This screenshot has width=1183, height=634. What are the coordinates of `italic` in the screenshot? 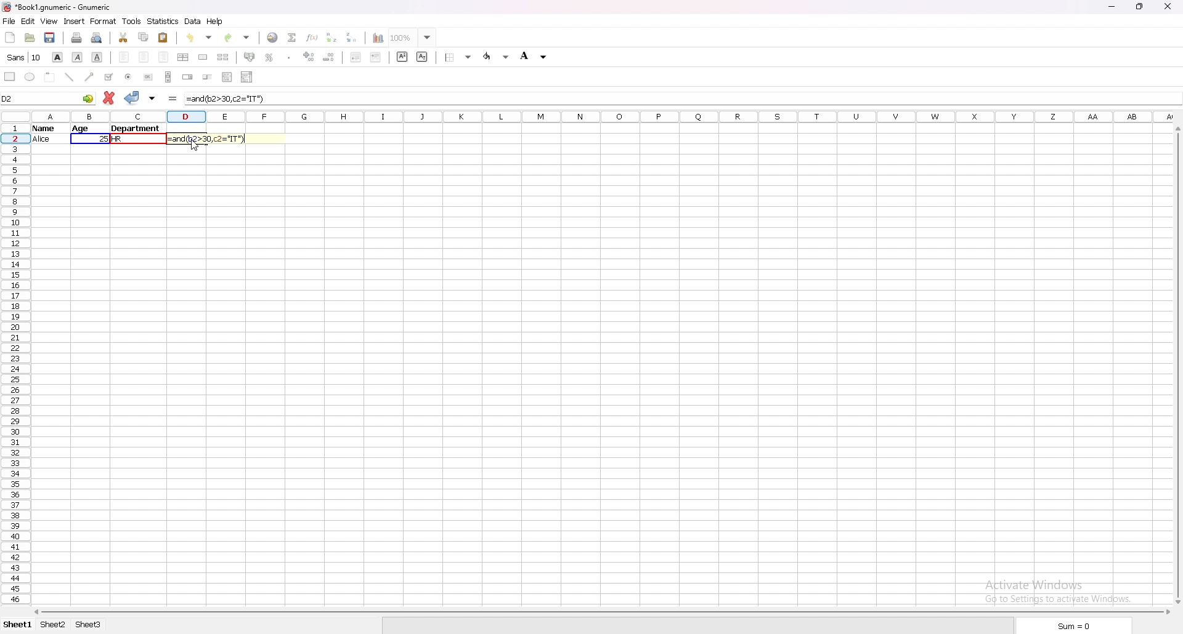 It's located at (78, 57).